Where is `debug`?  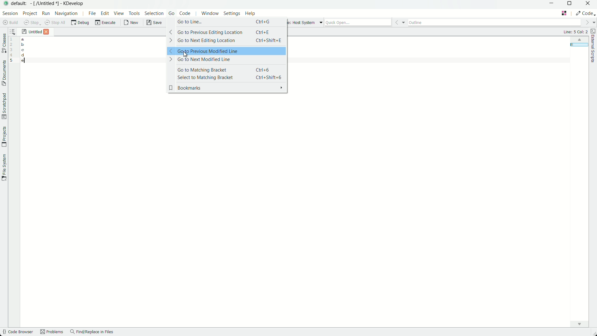
debug is located at coordinates (81, 23).